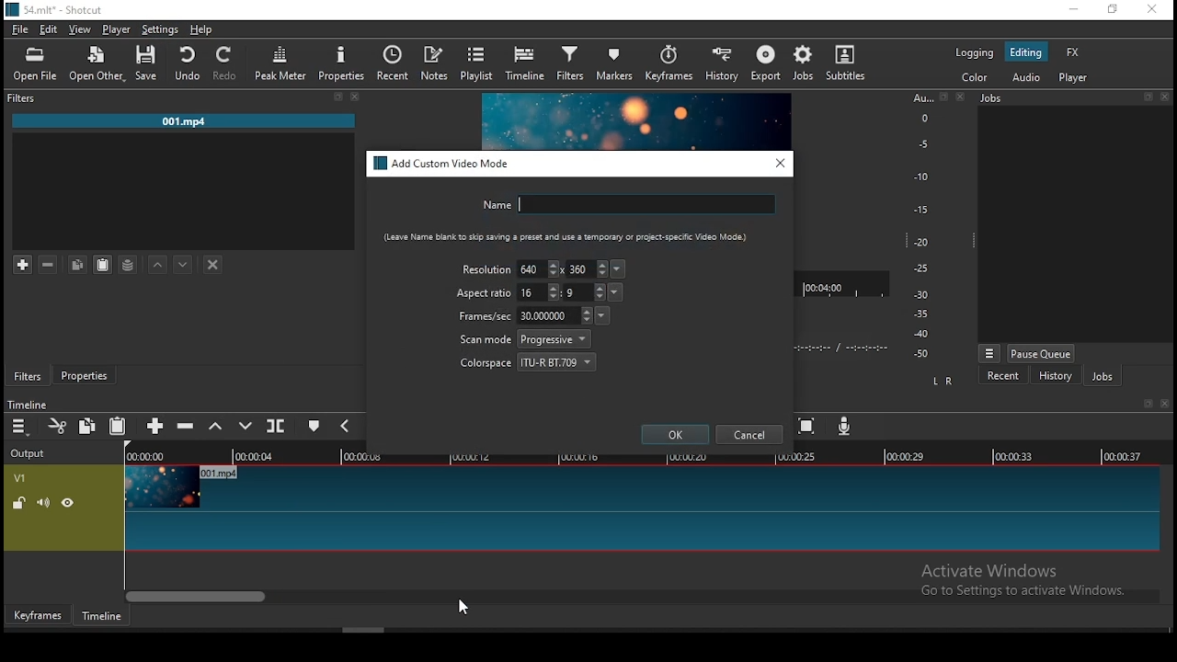 The height and width of the screenshot is (662, 1177). Describe the element at coordinates (30, 454) in the screenshot. I see `output` at that location.